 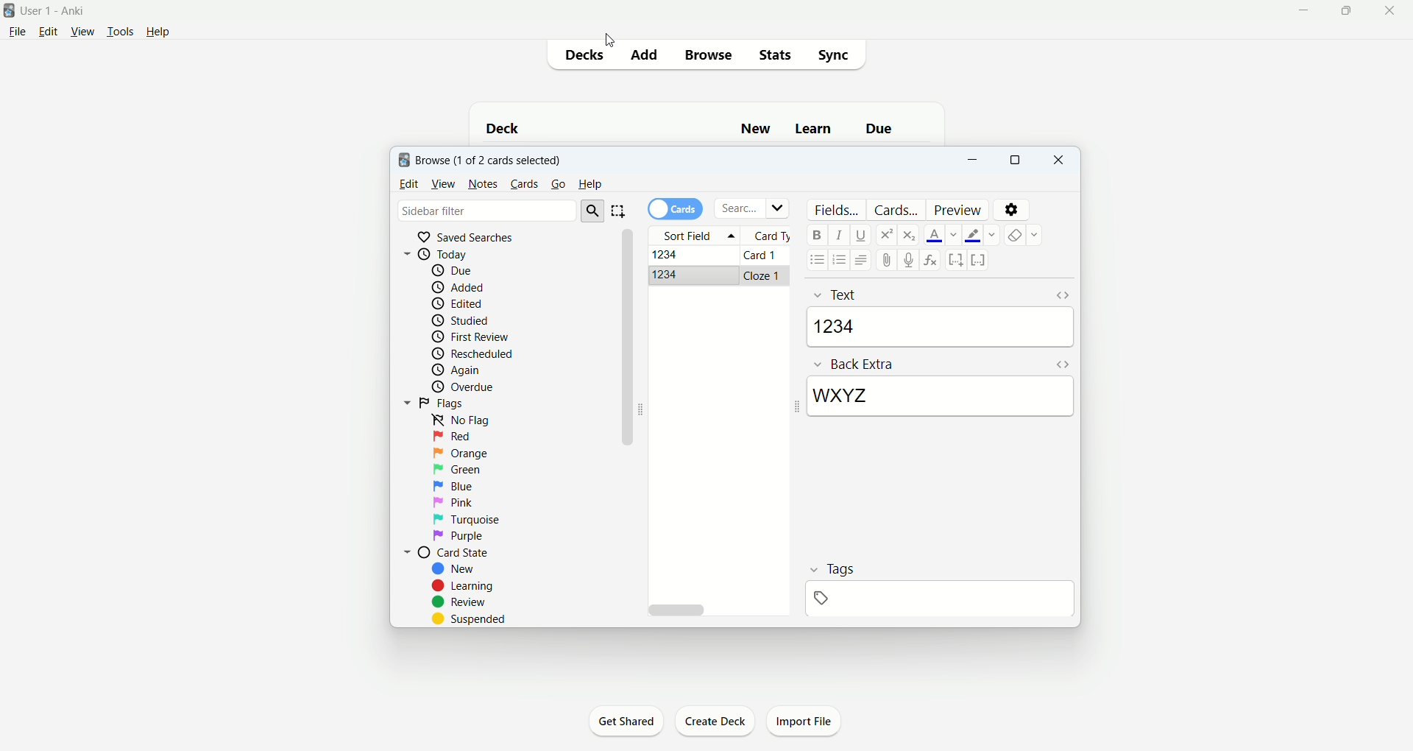 I want to click on bold, so click(x=818, y=236).